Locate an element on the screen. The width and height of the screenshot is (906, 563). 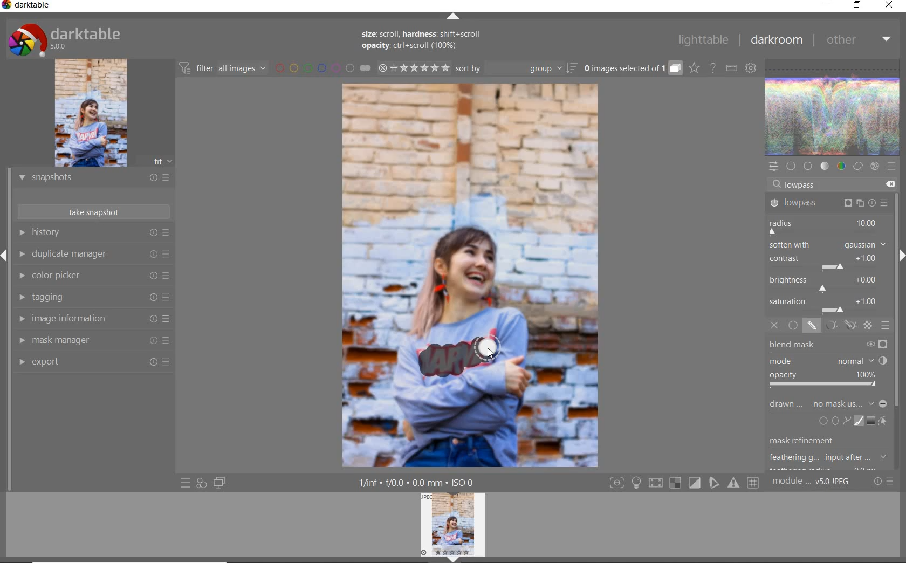
size: scroll, hardness: shift+scroll
opacity: ctrl+scroll (100%) is located at coordinates (423, 42).